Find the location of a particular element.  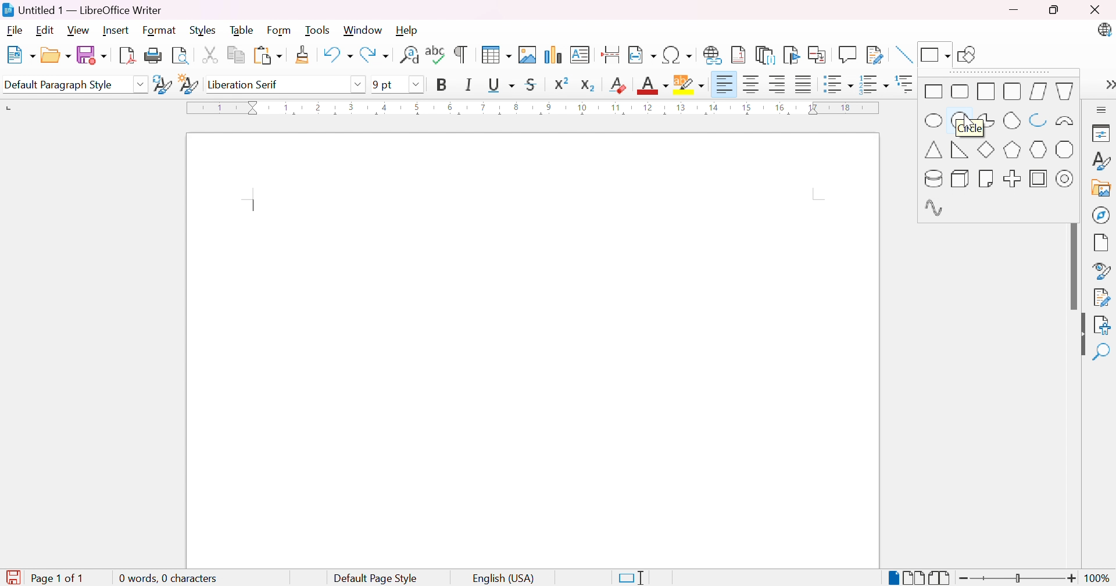

Sinusoid is located at coordinates (935, 209).